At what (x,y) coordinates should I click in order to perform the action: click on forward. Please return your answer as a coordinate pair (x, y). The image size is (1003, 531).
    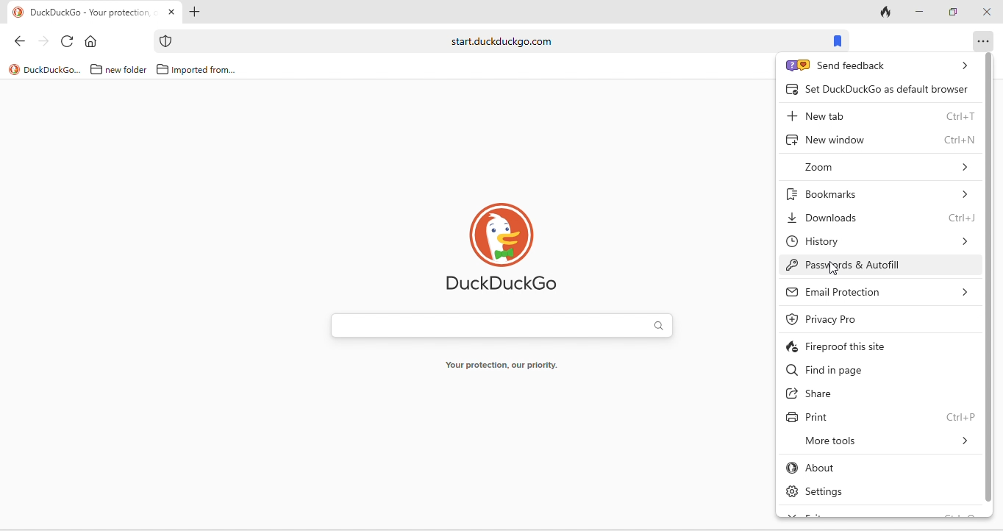
    Looking at the image, I should click on (43, 41).